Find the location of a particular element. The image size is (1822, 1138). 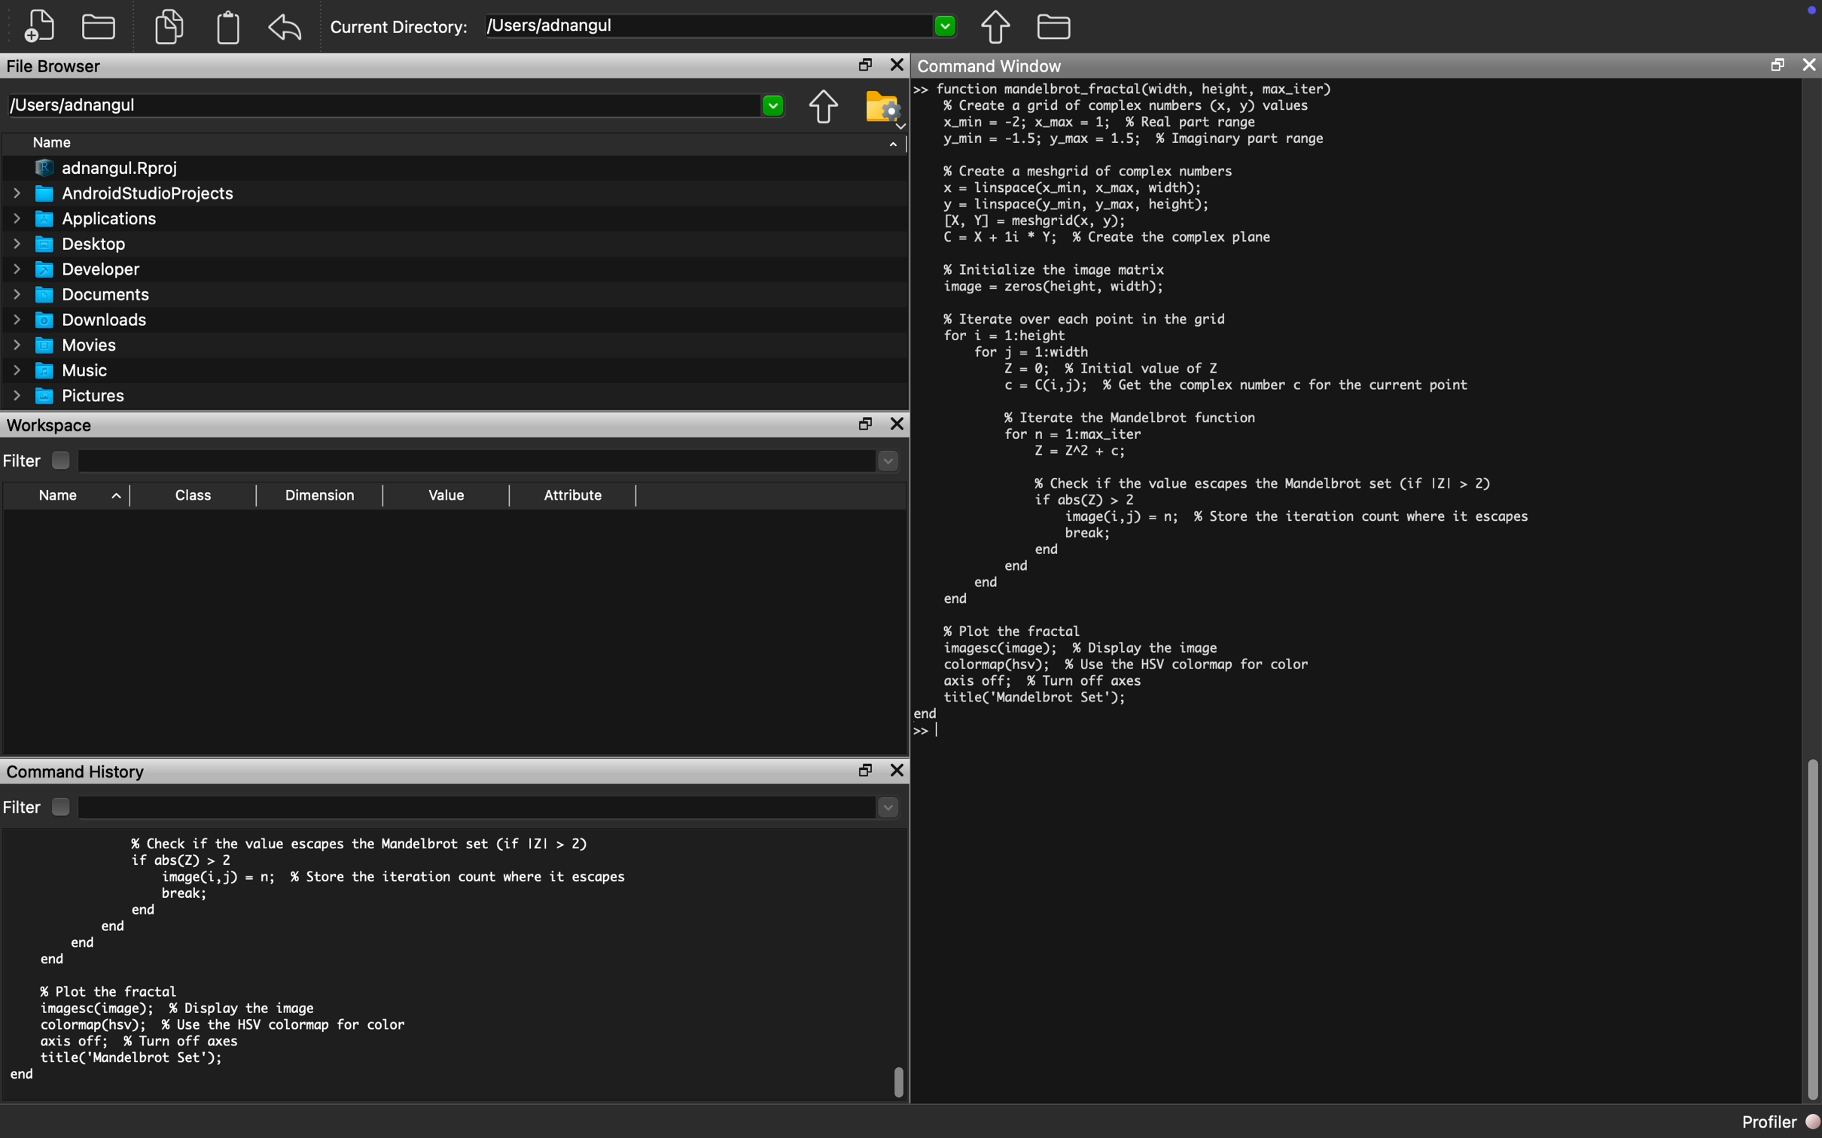

Restore Down is located at coordinates (864, 422).